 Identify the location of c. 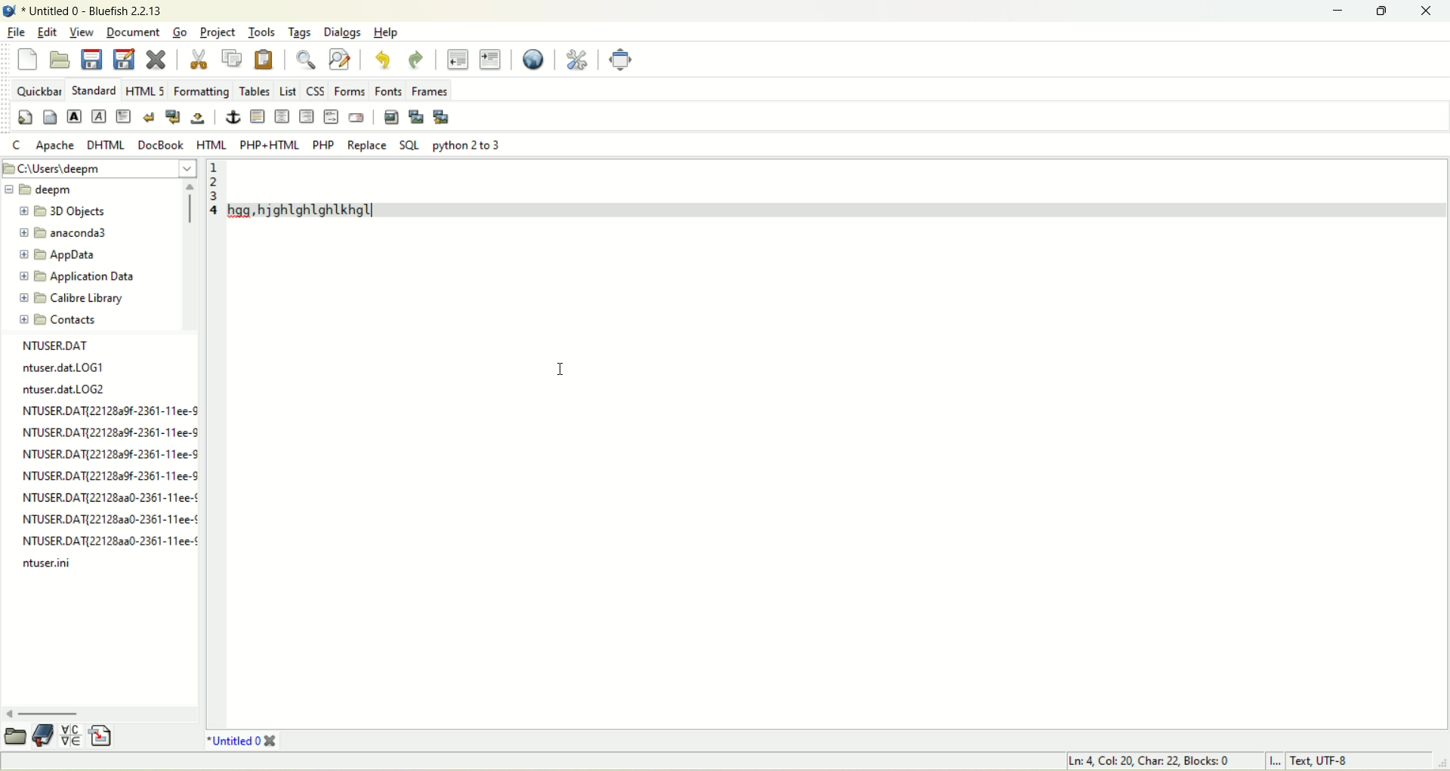
(18, 144).